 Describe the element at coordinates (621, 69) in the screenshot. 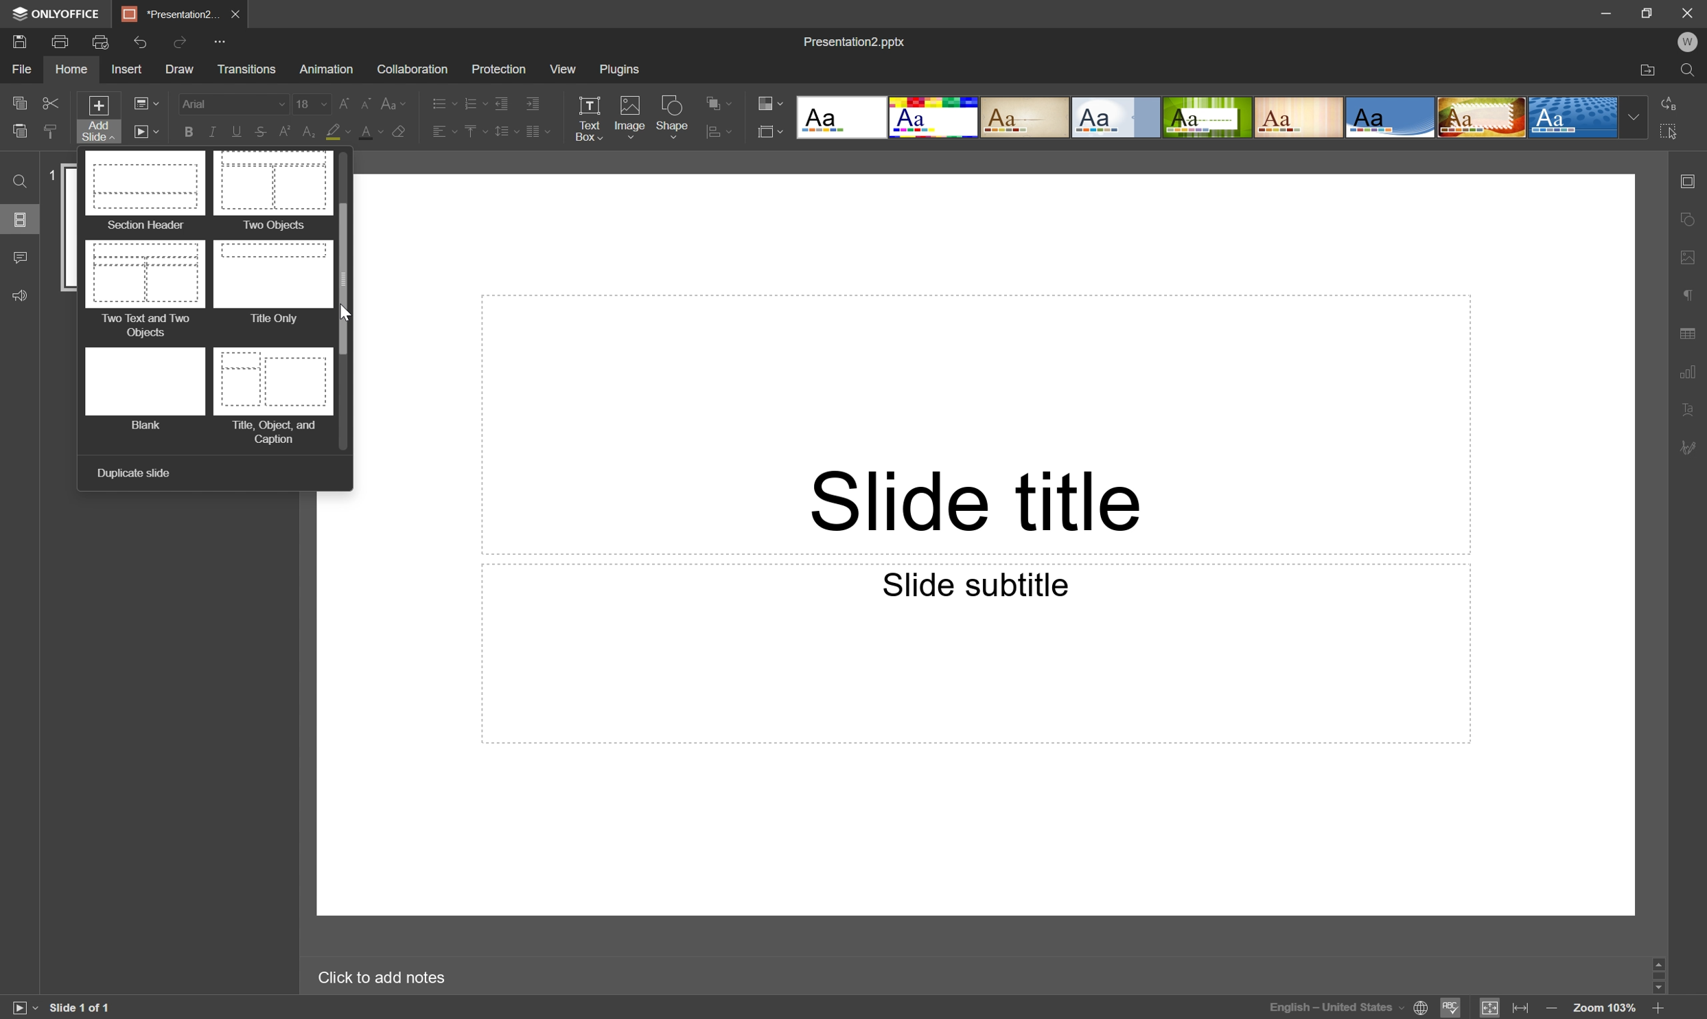

I see `Plugins` at that location.